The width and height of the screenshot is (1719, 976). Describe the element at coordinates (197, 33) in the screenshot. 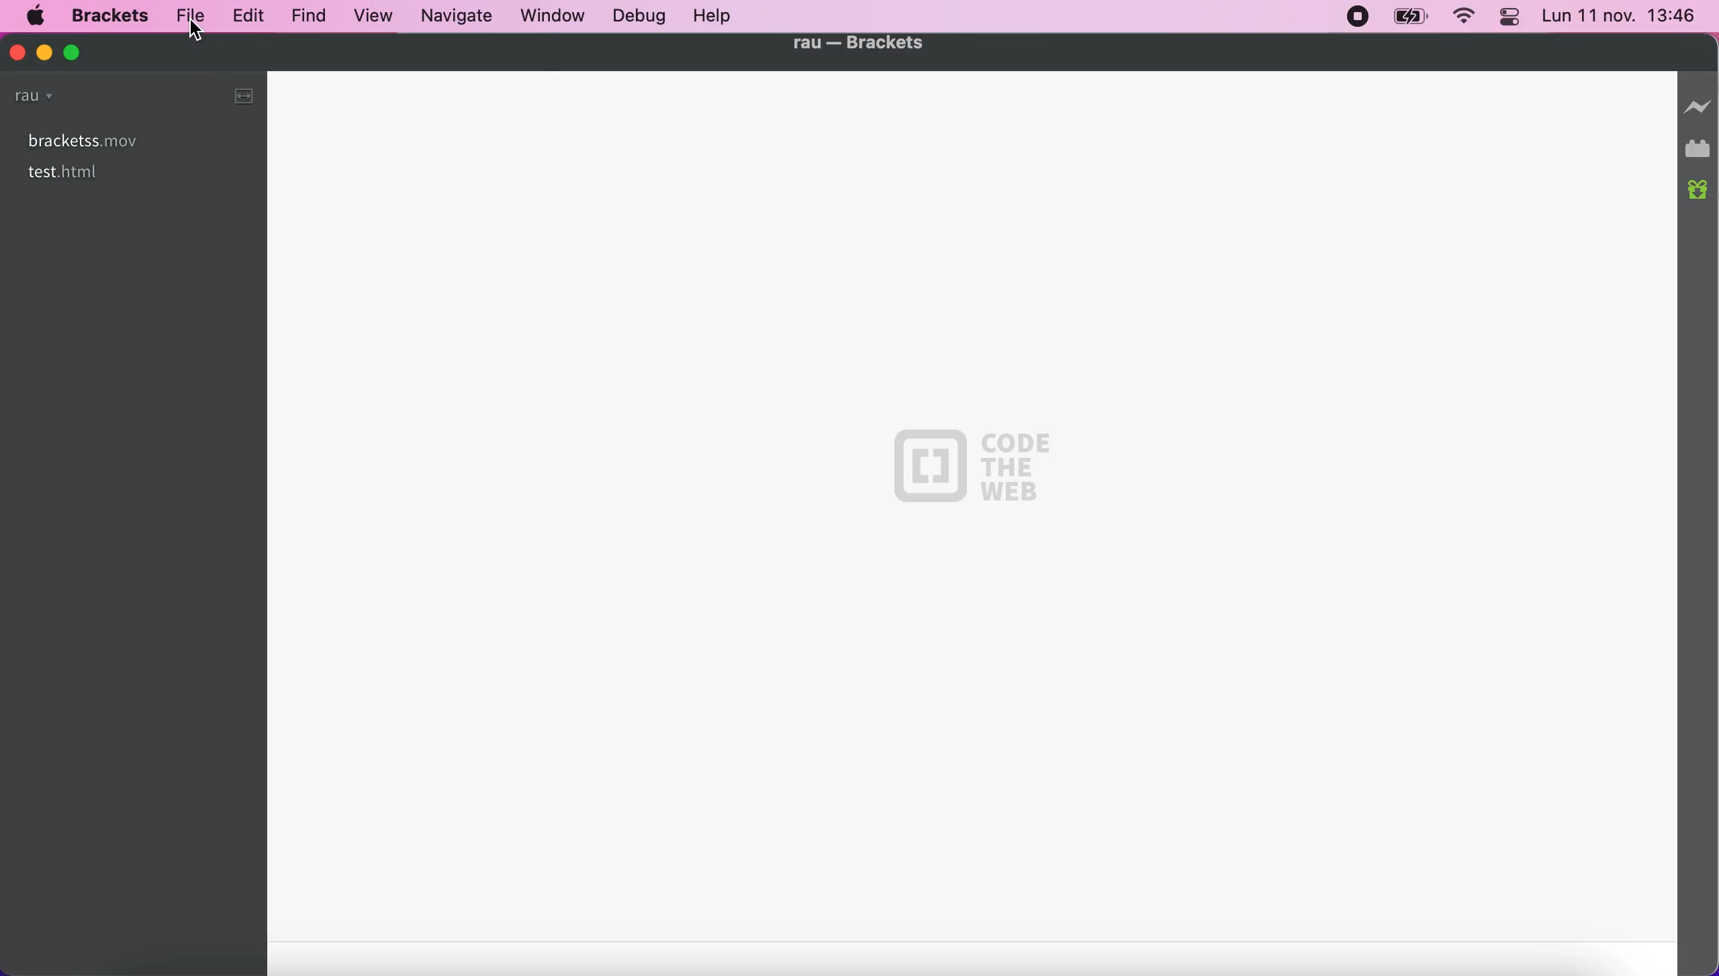

I see `cursor` at that location.